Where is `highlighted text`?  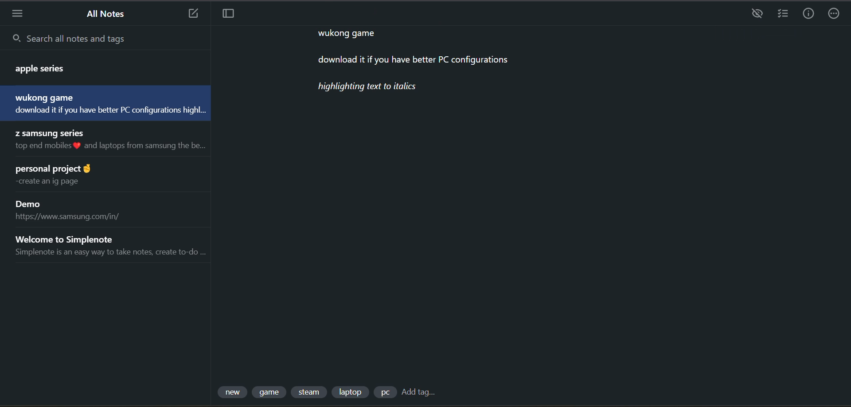
highlighted text is located at coordinates (369, 88).